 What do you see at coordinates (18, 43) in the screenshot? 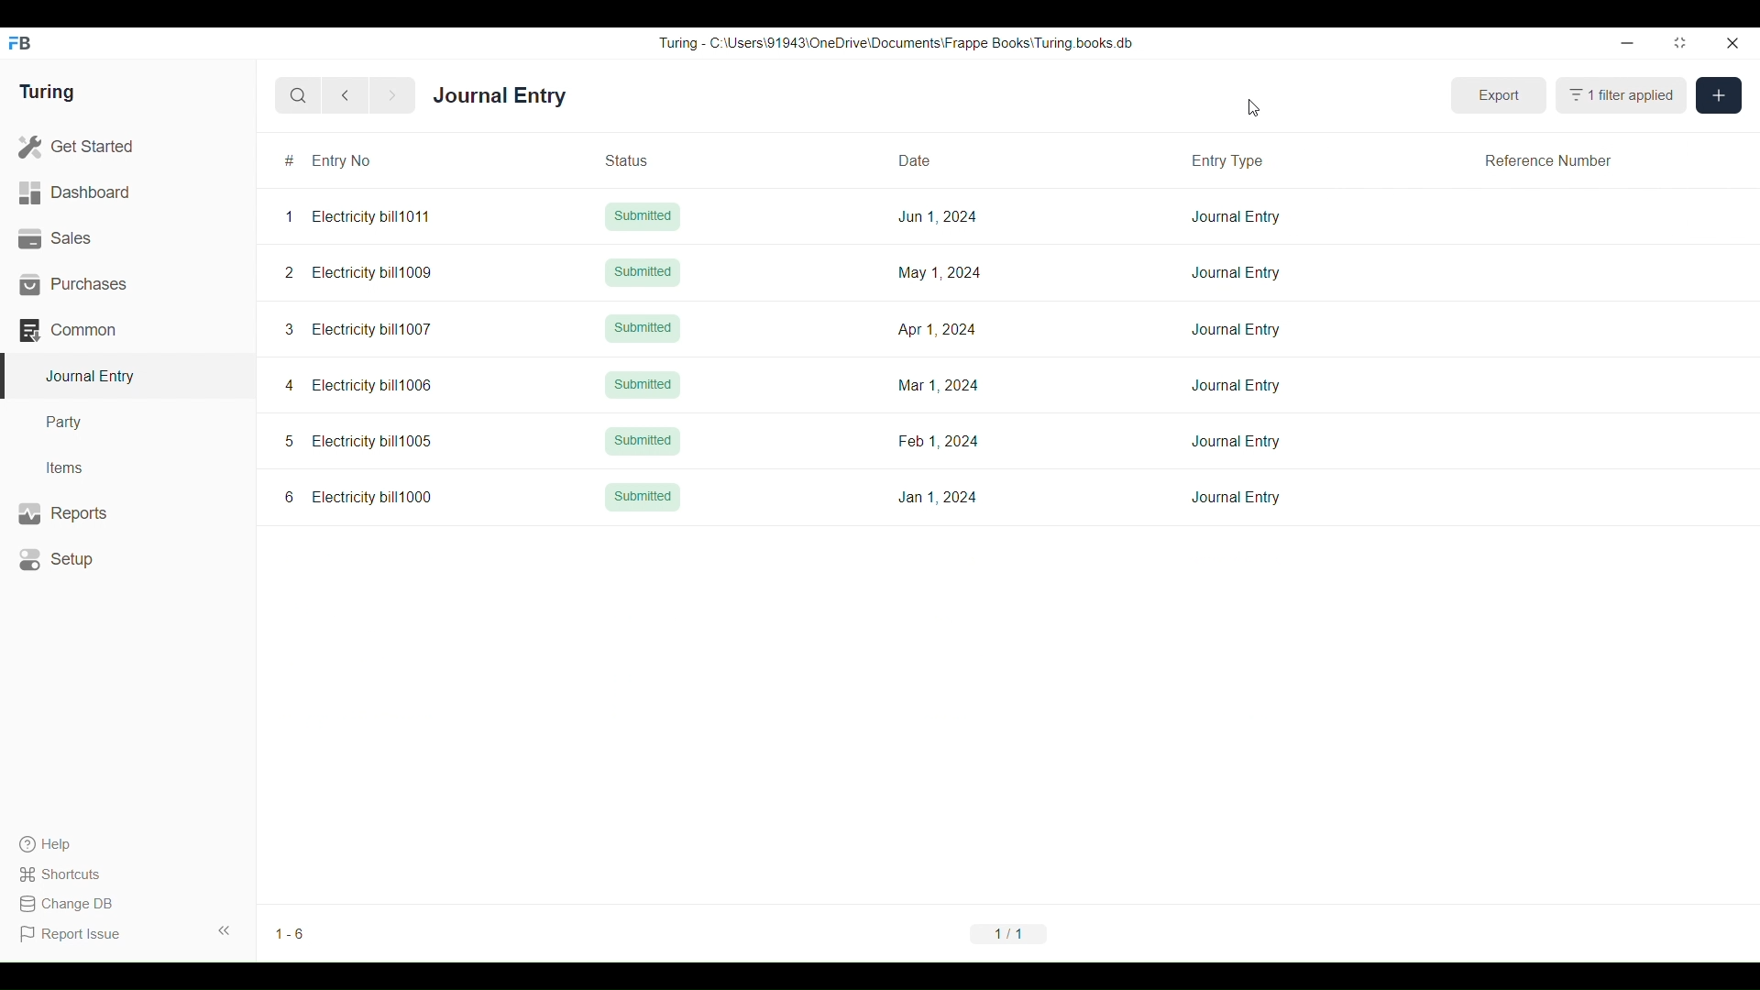
I see `Frappe Books logo` at bounding box center [18, 43].